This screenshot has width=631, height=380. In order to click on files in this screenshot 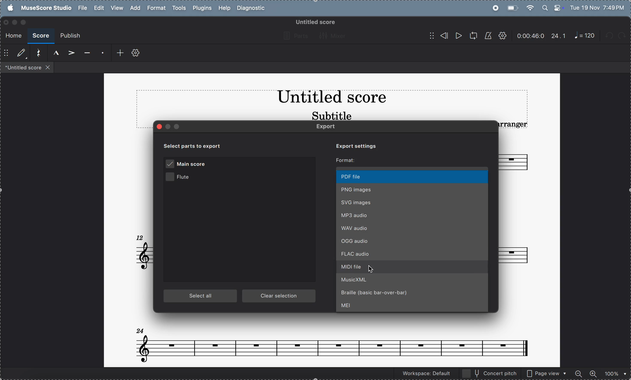, I will do `click(27, 67)`.